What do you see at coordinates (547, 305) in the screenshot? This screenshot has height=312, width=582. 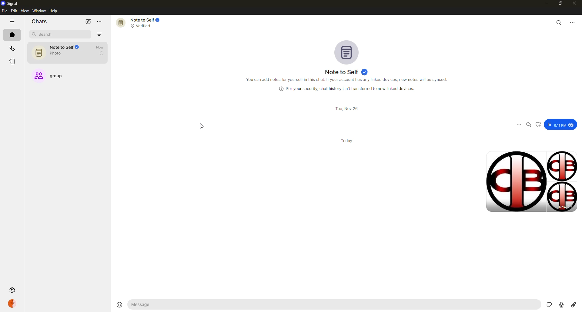 I see `stickers` at bounding box center [547, 305].